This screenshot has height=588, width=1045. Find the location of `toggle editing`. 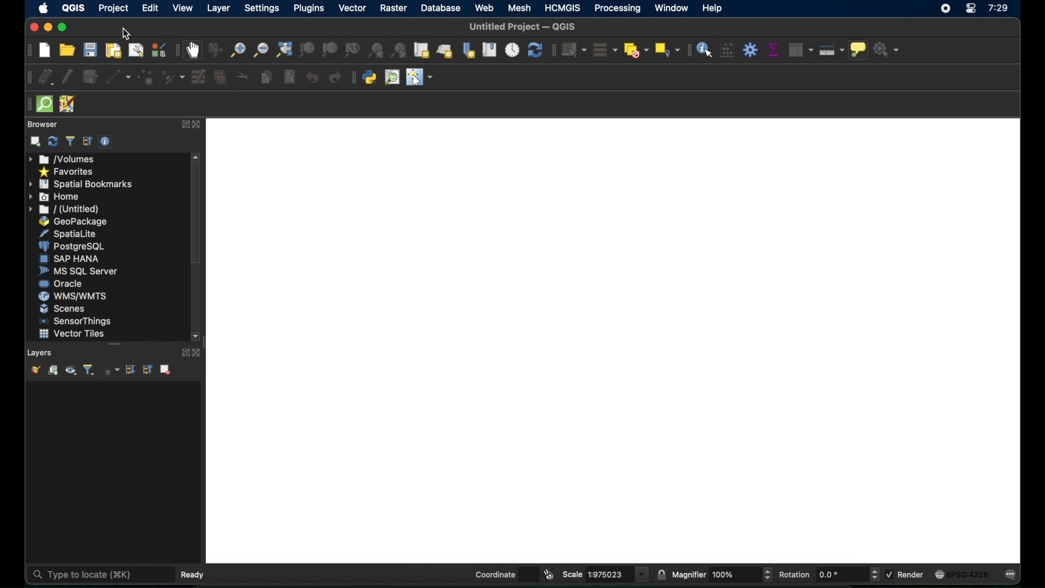

toggle editing is located at coordinates (68, 75).